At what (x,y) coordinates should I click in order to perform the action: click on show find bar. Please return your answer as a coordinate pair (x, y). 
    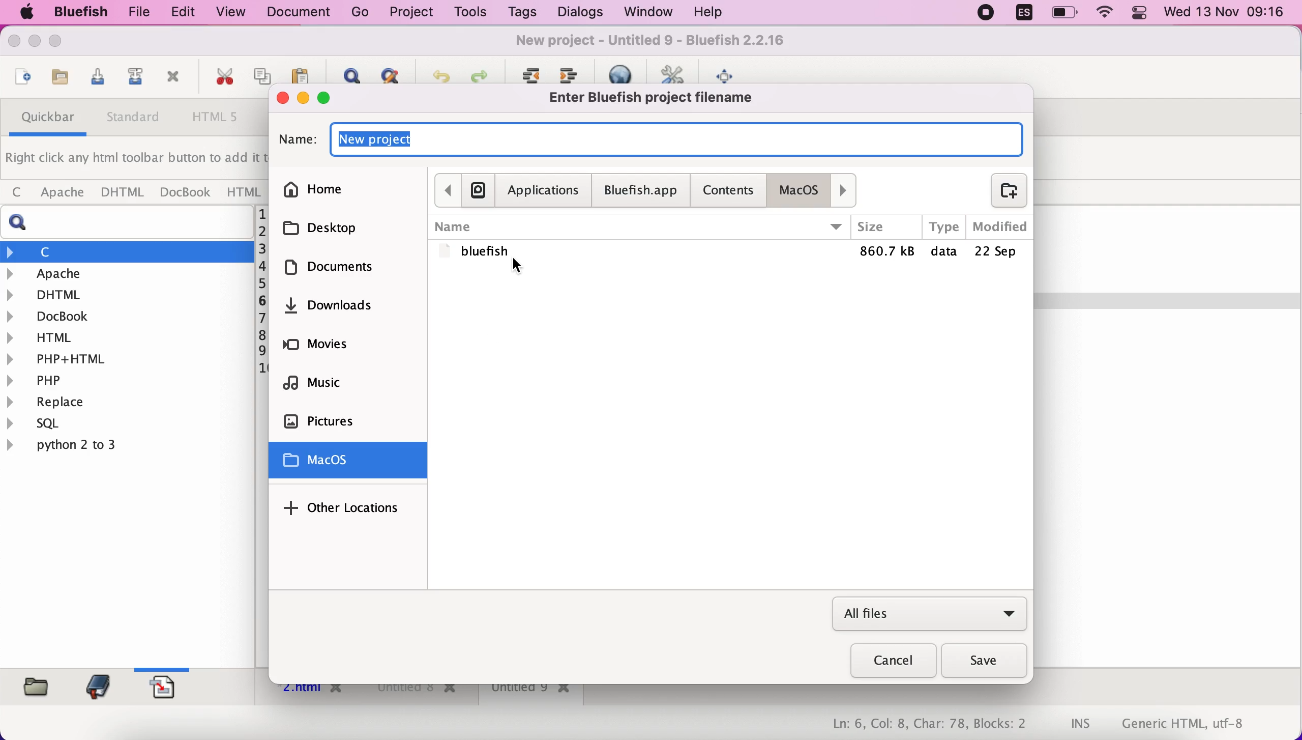
    Looking at the image, I should click on (347, 73).